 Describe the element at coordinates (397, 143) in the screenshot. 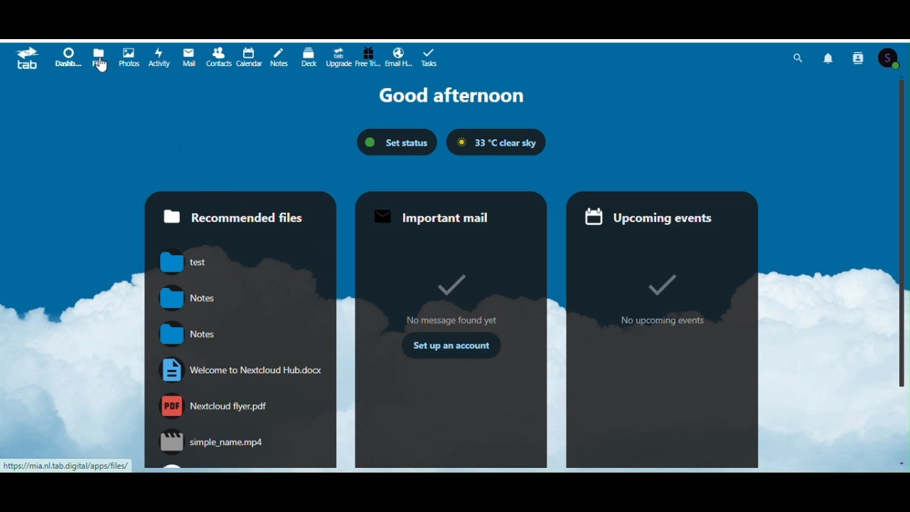

I see `Set status` at that location.